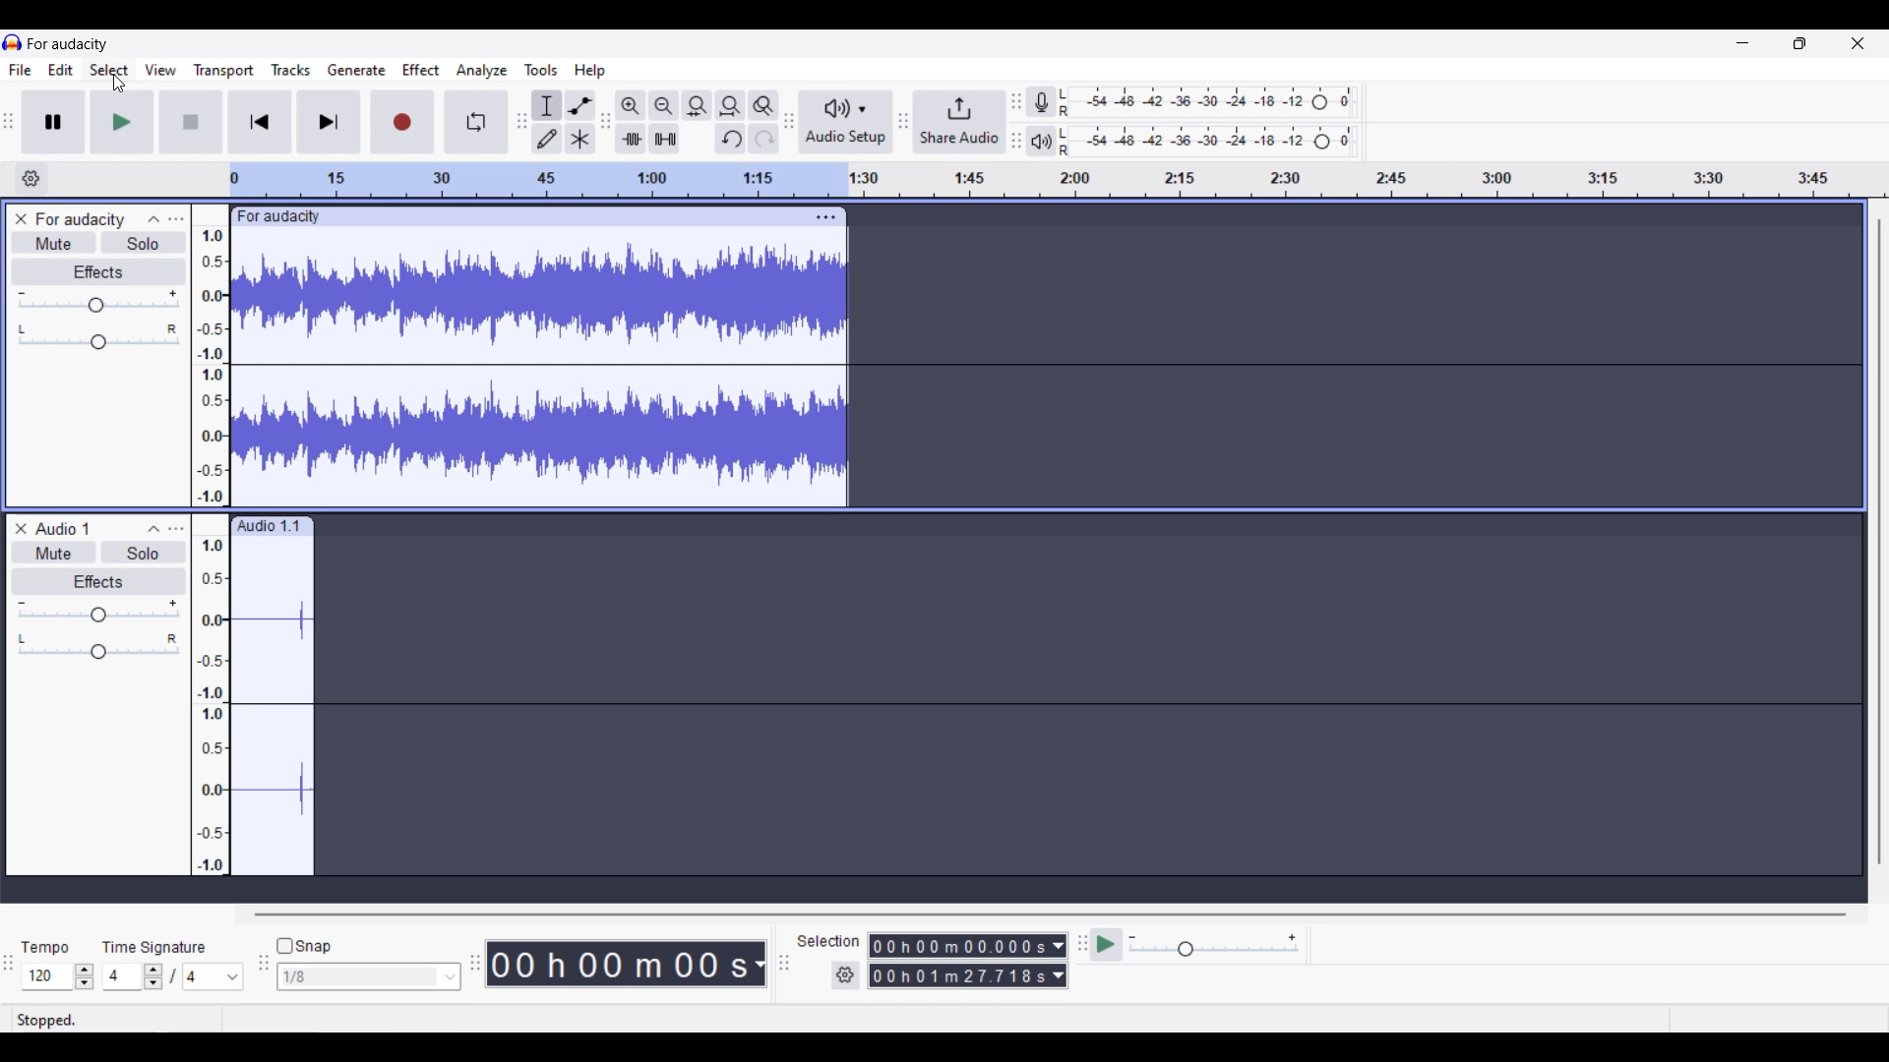 The image size is (1889, 1062). Describe the element at coordinates (154, 946) in the screenshot. I see `time signature ` at that location.